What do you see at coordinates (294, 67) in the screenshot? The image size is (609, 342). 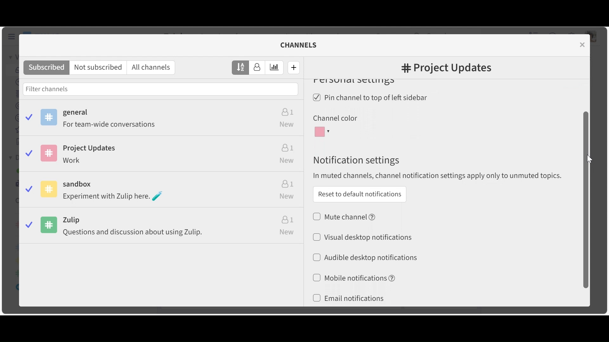 I see `Create new channel` at bounding box center [294, 67].